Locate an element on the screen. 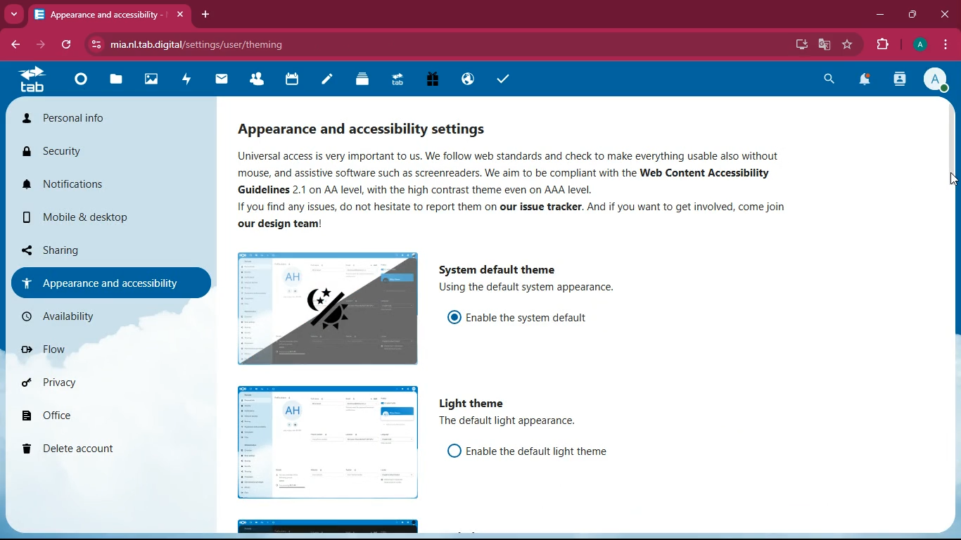  back is located at coordinates (15, 46).